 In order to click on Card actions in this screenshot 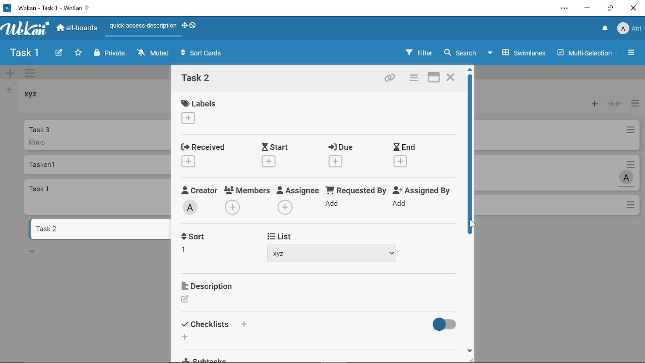, I will do `click(633, 164)`.